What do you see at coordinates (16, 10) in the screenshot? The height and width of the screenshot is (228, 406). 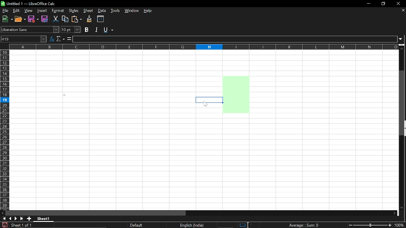 I see `Edit` at bounding box center [16, 10].